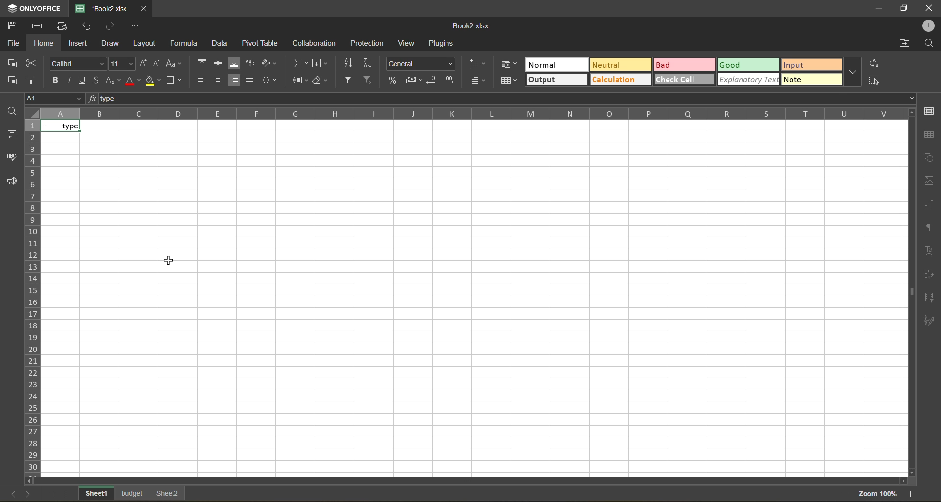 This screenshot has width=941, height=502. I want to click on text aligned right, so click(64, 126).